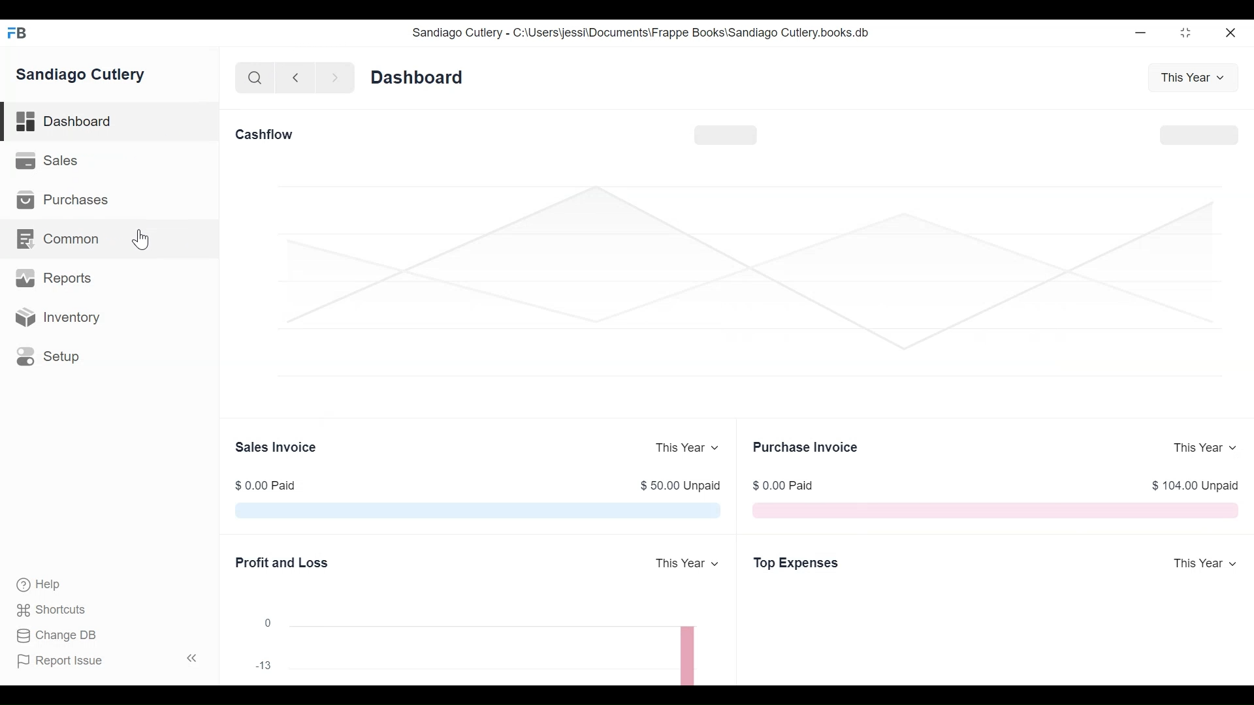  Describe the element at coordinates (61, 200) in the screenshot. I see `Purchases` at that location.